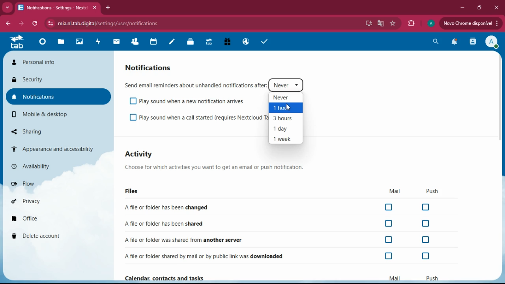 Image resolution: width=505 pixels, height=284 pixels. I want to click on description, so click(220, 167).